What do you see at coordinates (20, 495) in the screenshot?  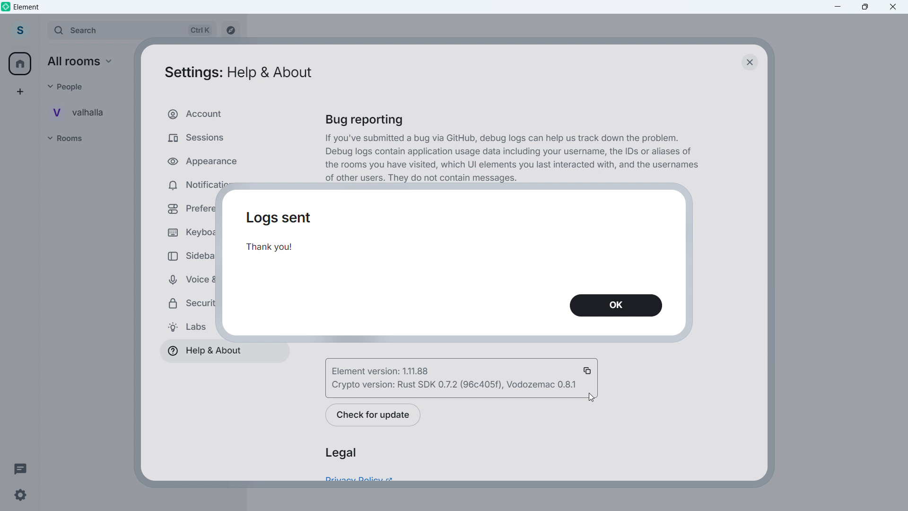 I see `Settings ` at bounding box center [20, 495].